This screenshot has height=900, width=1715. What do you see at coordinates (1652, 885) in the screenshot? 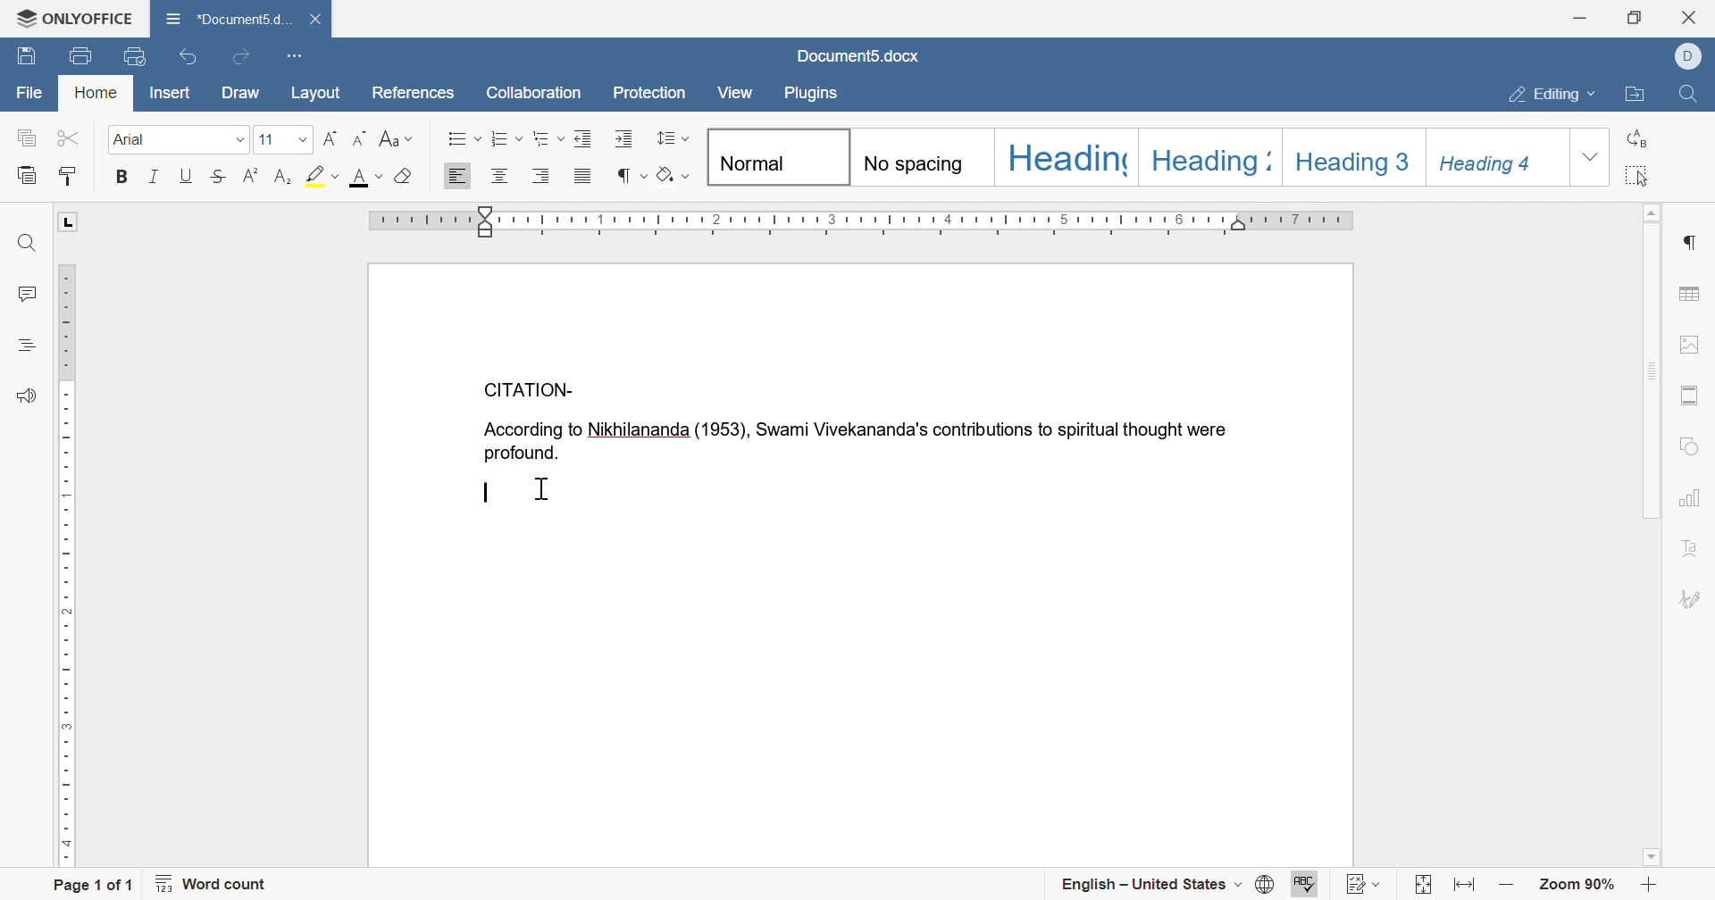
I see `zoom in` at bounding box center [1652, 885].